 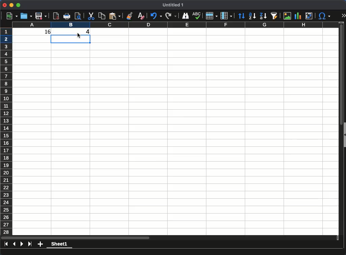 I want to click on last sheet, so click(x=30, y=244).